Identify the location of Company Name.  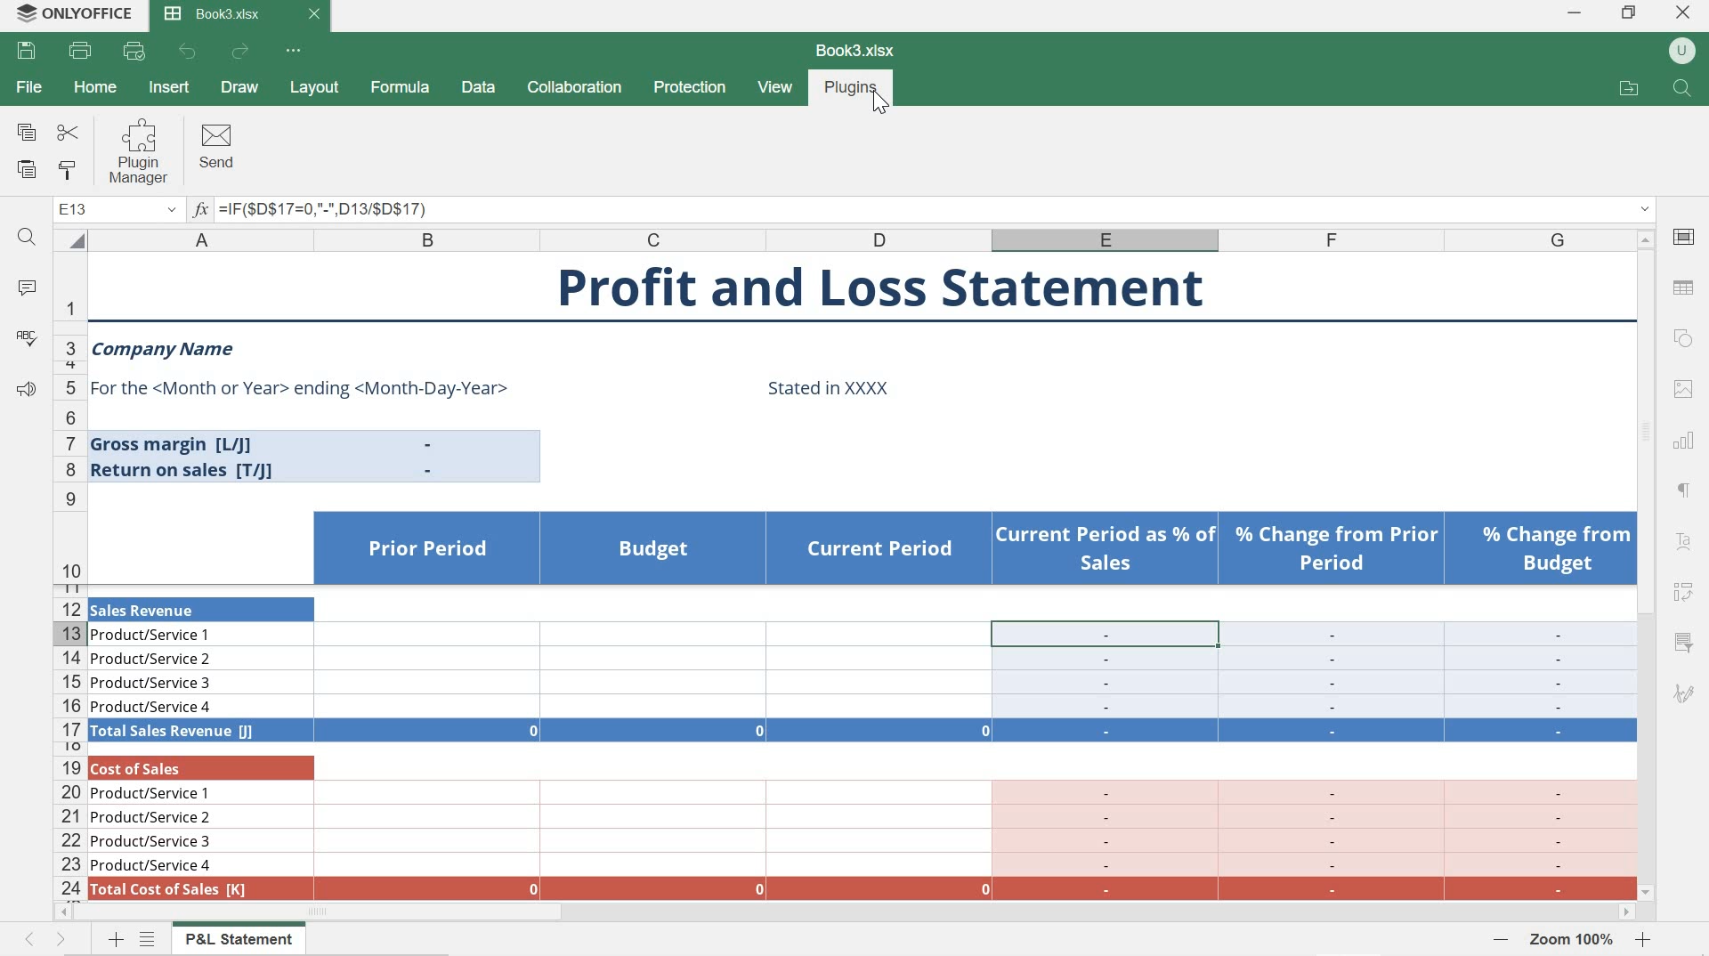
(166, 351).